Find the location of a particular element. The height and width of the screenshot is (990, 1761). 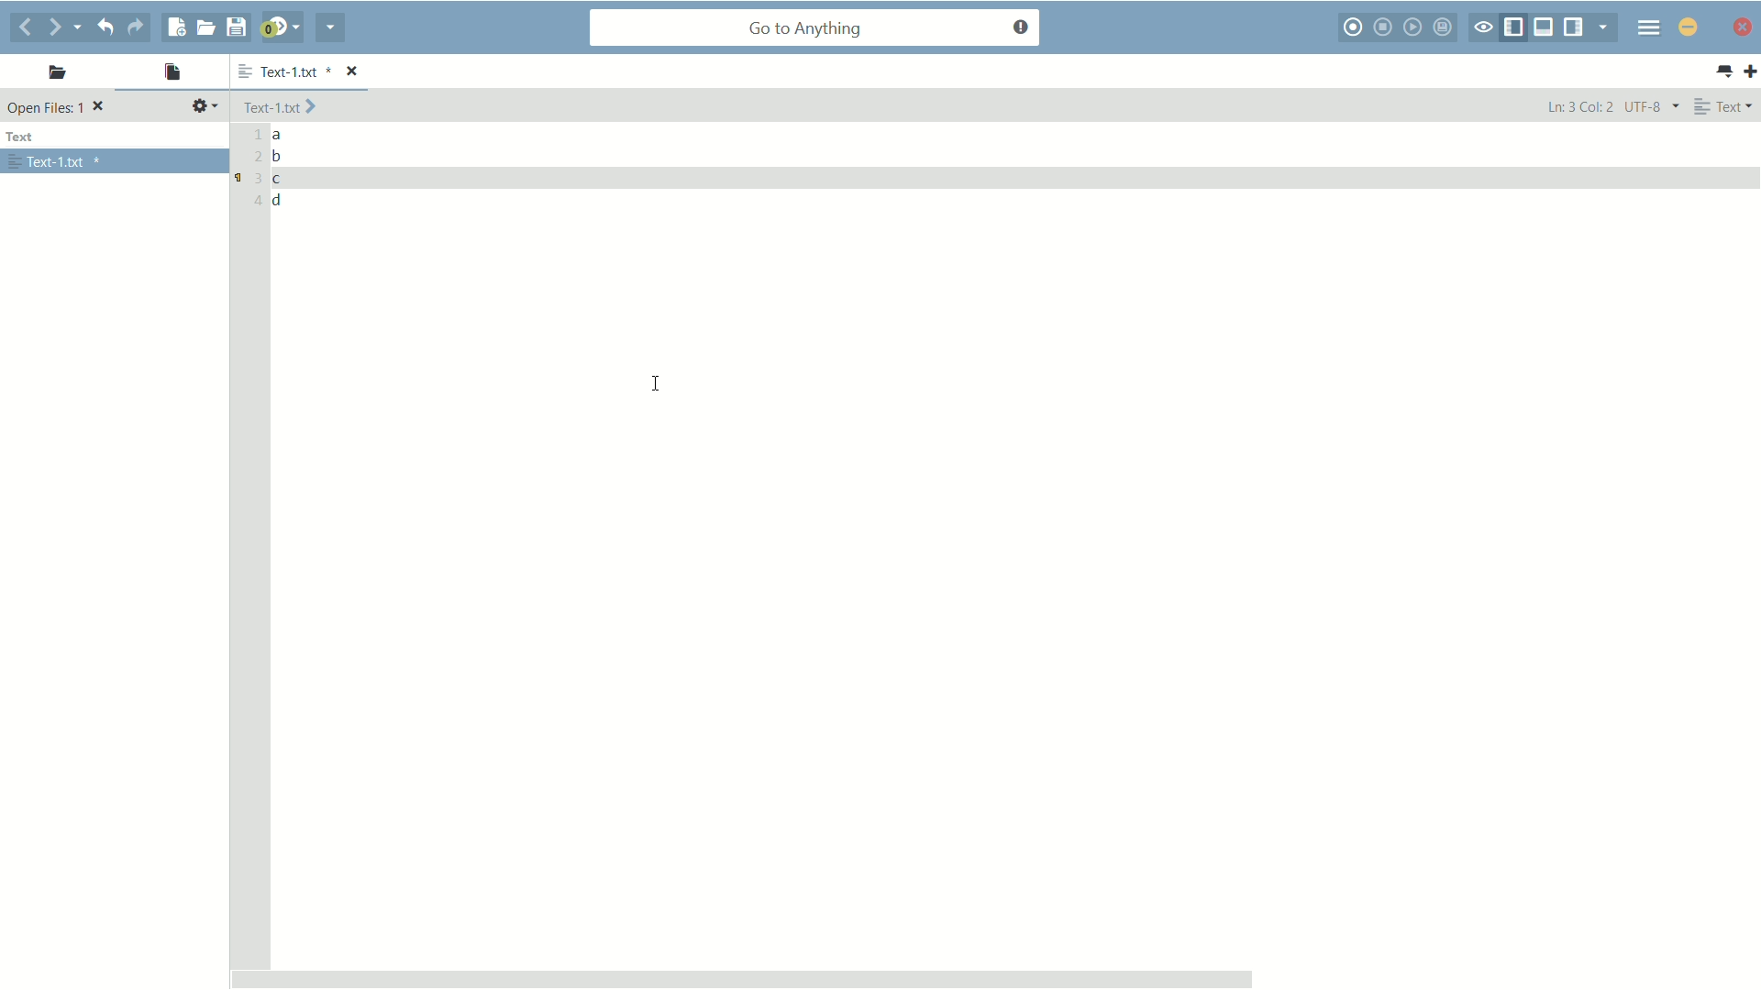

cursor is located at coordinates (660, 388).